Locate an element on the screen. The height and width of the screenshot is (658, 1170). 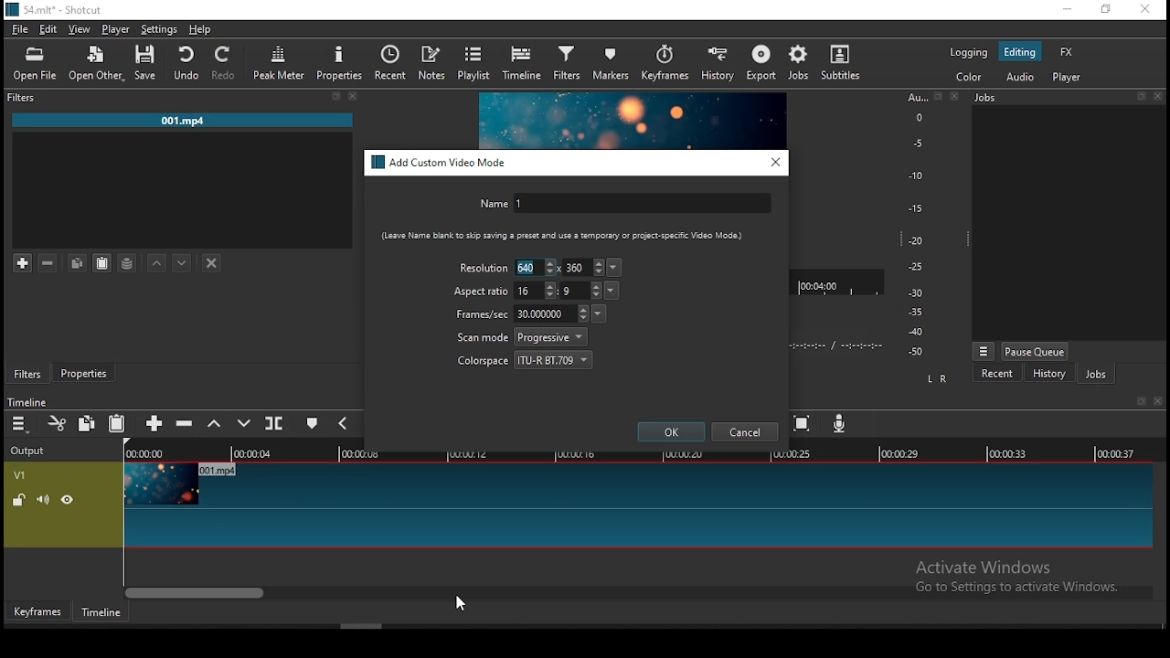
icon and file name is located at coordinates (57, 8).